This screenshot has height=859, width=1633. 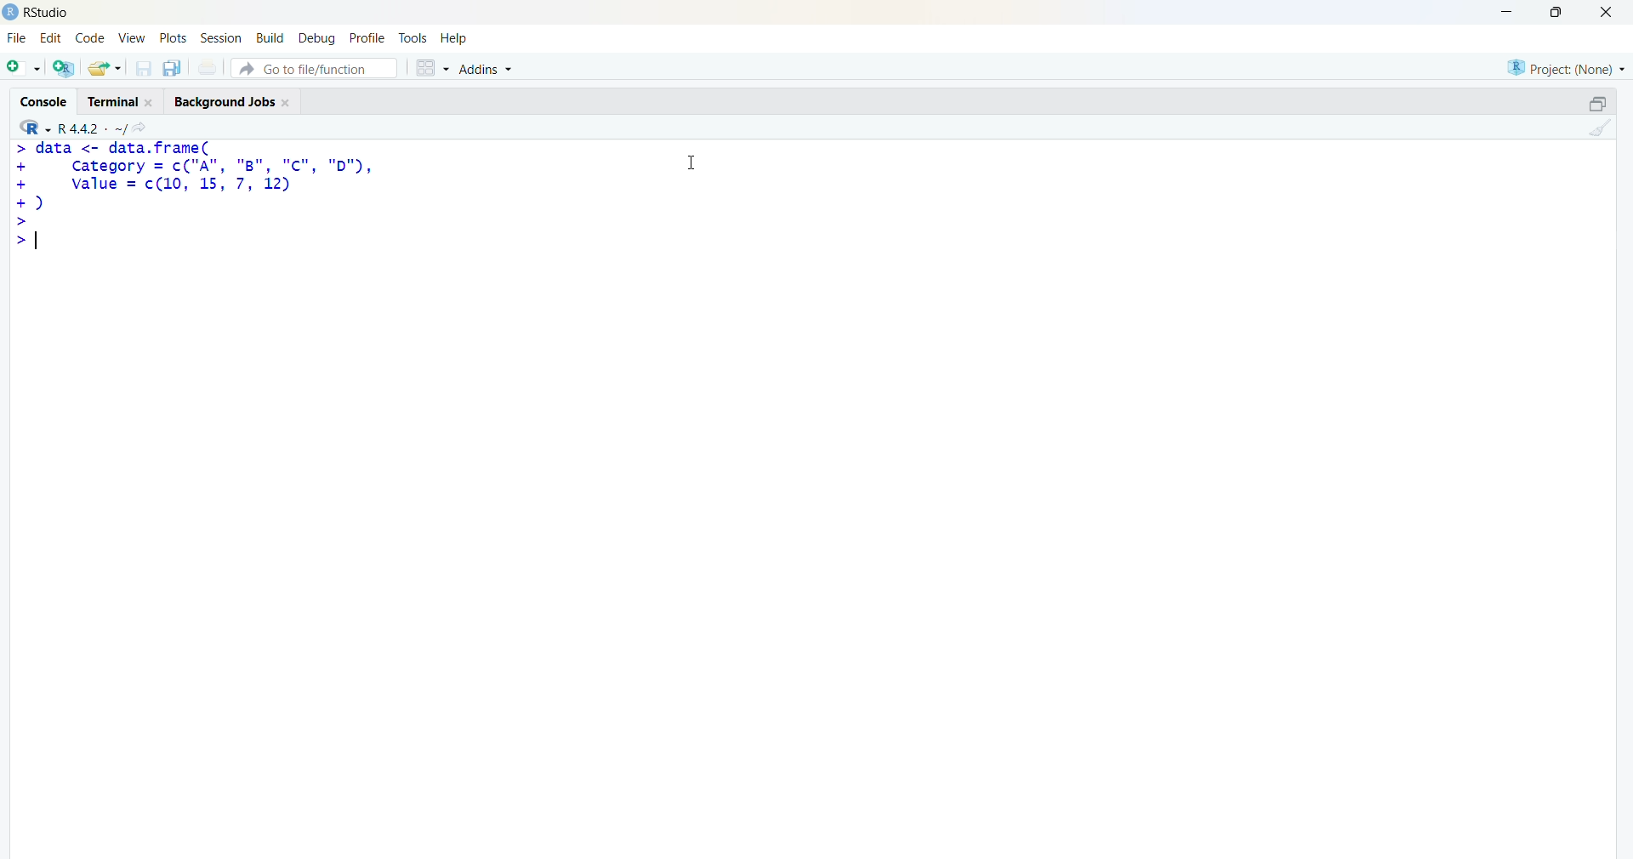 What do you see at coordinates (63, 67) in the screenshot?
I see `create a project` at bounding box center [63, 67].